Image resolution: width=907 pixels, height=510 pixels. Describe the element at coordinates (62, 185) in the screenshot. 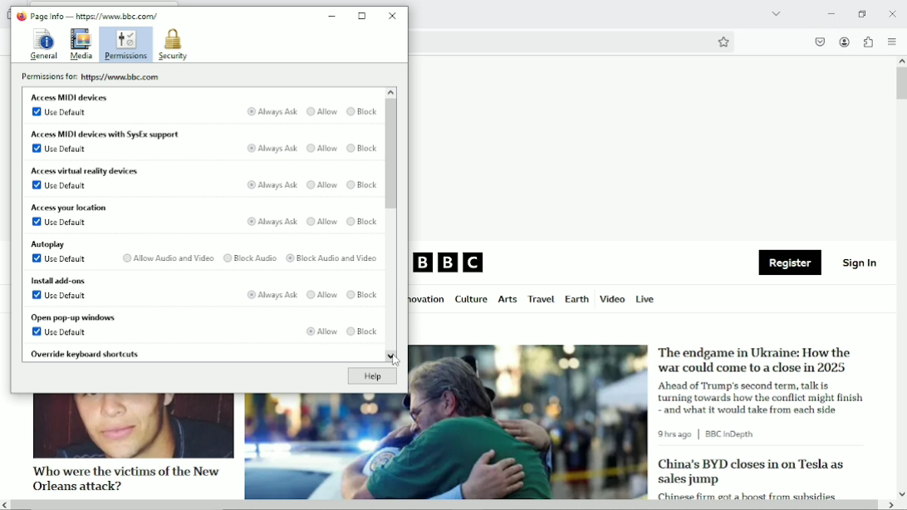

I see `Use default` at that location.